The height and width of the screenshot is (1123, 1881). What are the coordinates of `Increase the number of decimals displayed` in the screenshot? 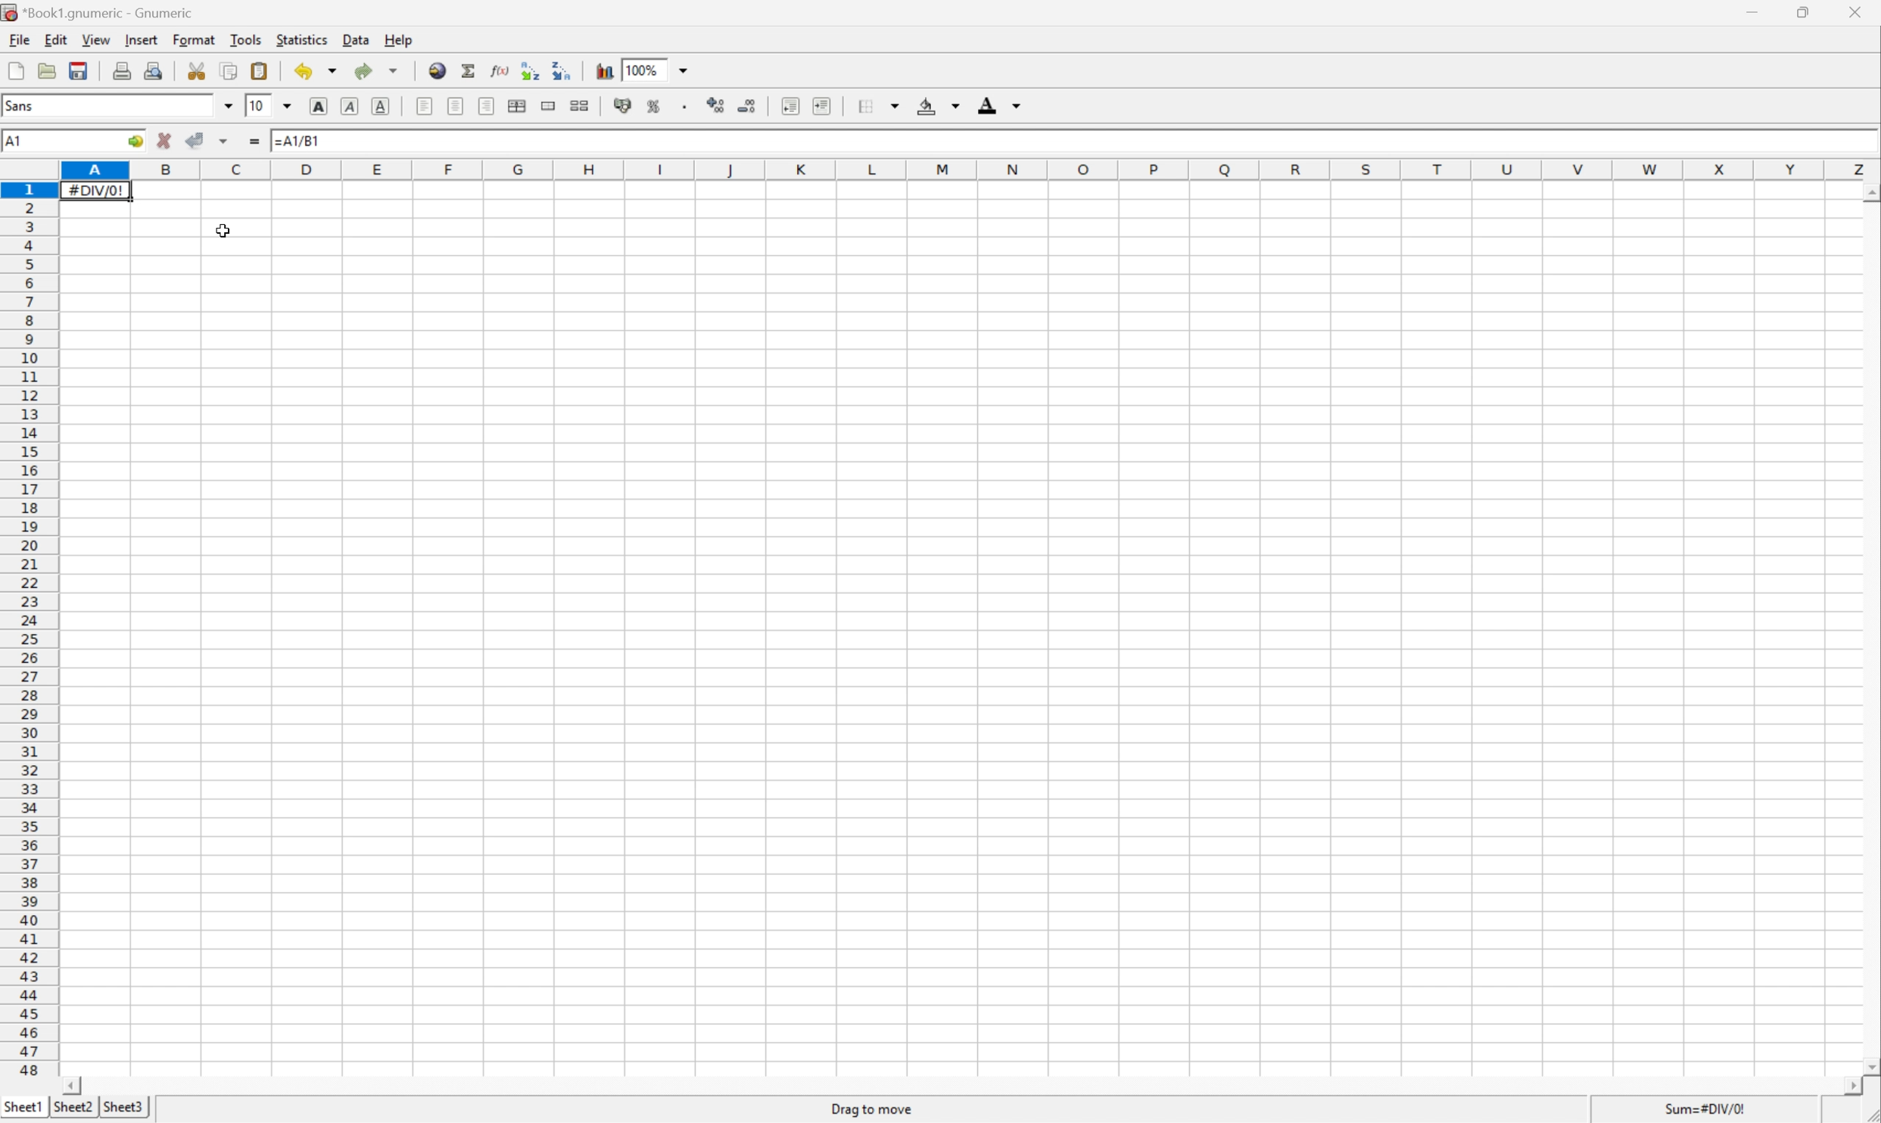 It's located at (718, 106).